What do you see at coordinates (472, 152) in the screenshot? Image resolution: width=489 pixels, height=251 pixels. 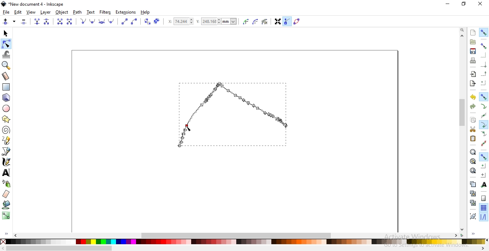 I see `zoom to fit selection` at bounding box center [472, 152].